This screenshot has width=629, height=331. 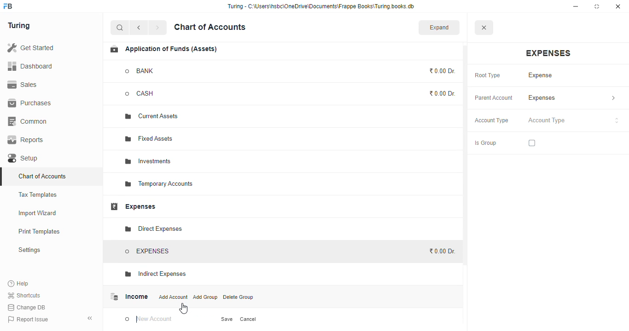 What do you see at coordinates (157, 28) in the screenshot?
I see `forward` at bounding box center [157, 28].